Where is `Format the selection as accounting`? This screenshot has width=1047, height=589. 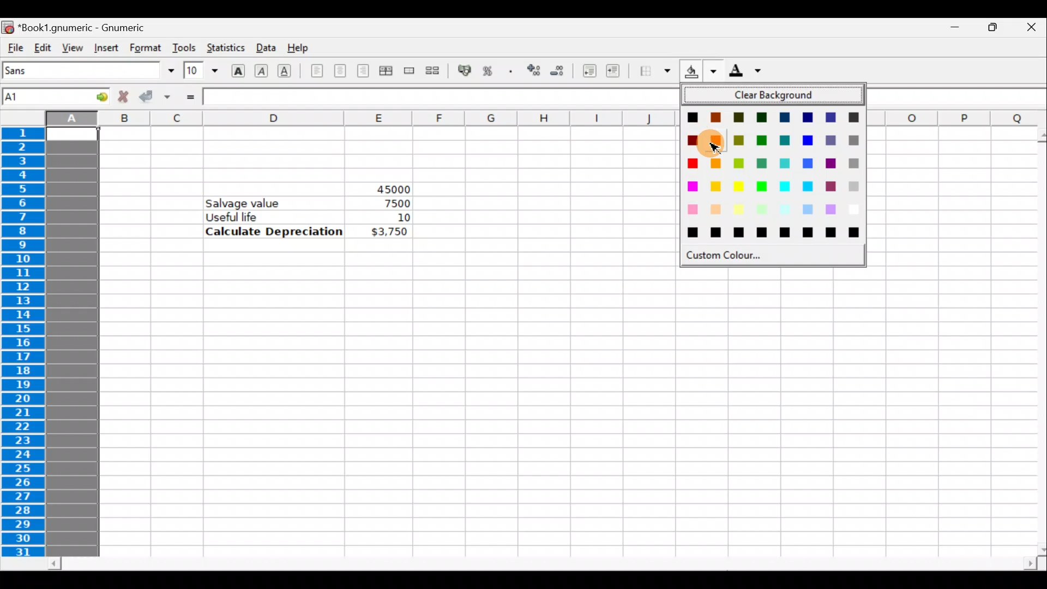
Format the selection as accounting is located at coordinates (465, 72).